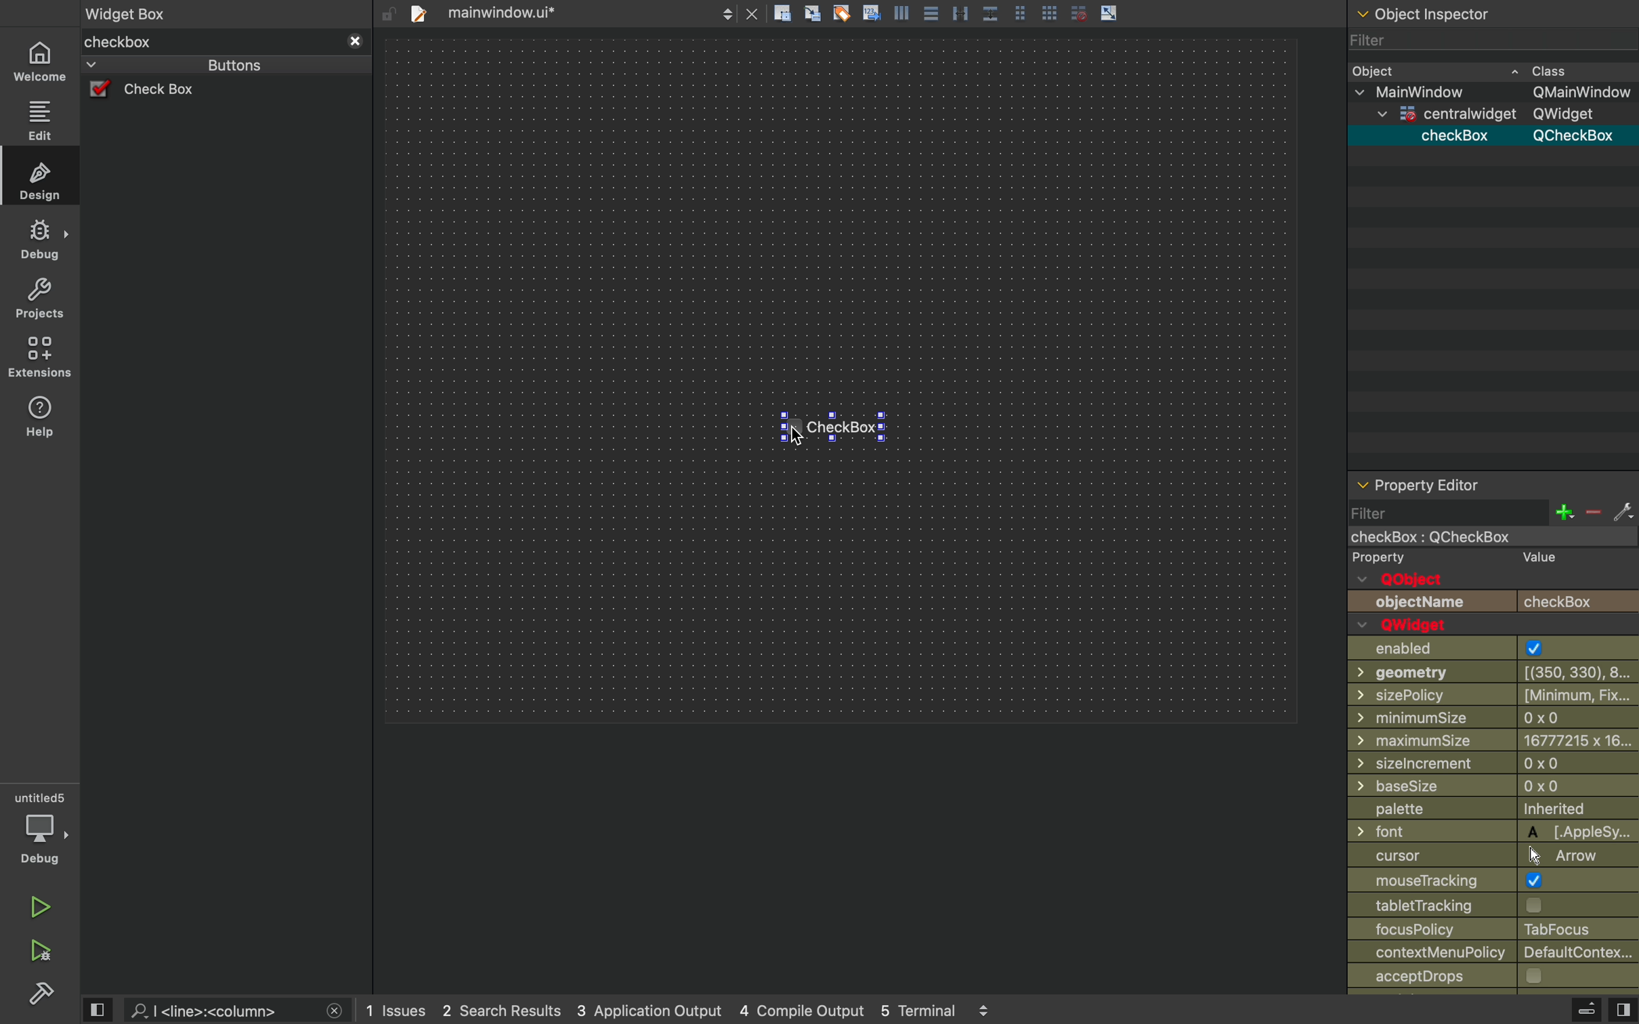  What do you see at coordinates (41, 118) in the screenshot?
I see `edit` at bounding box center [41, 118].